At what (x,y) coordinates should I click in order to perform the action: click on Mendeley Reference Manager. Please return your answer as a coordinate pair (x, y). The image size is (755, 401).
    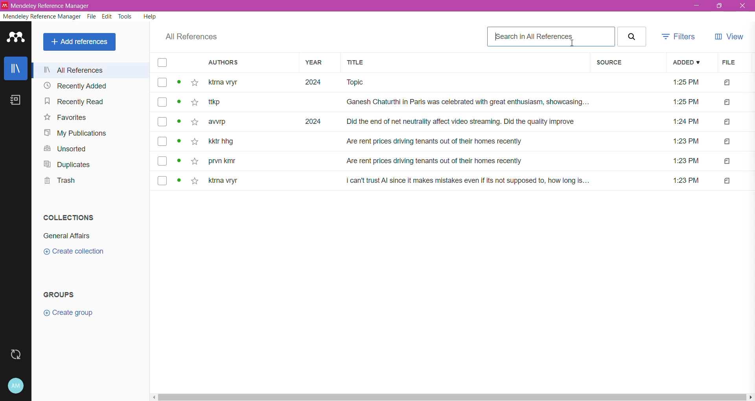
    Looking at the image, I should click on (42, 17).